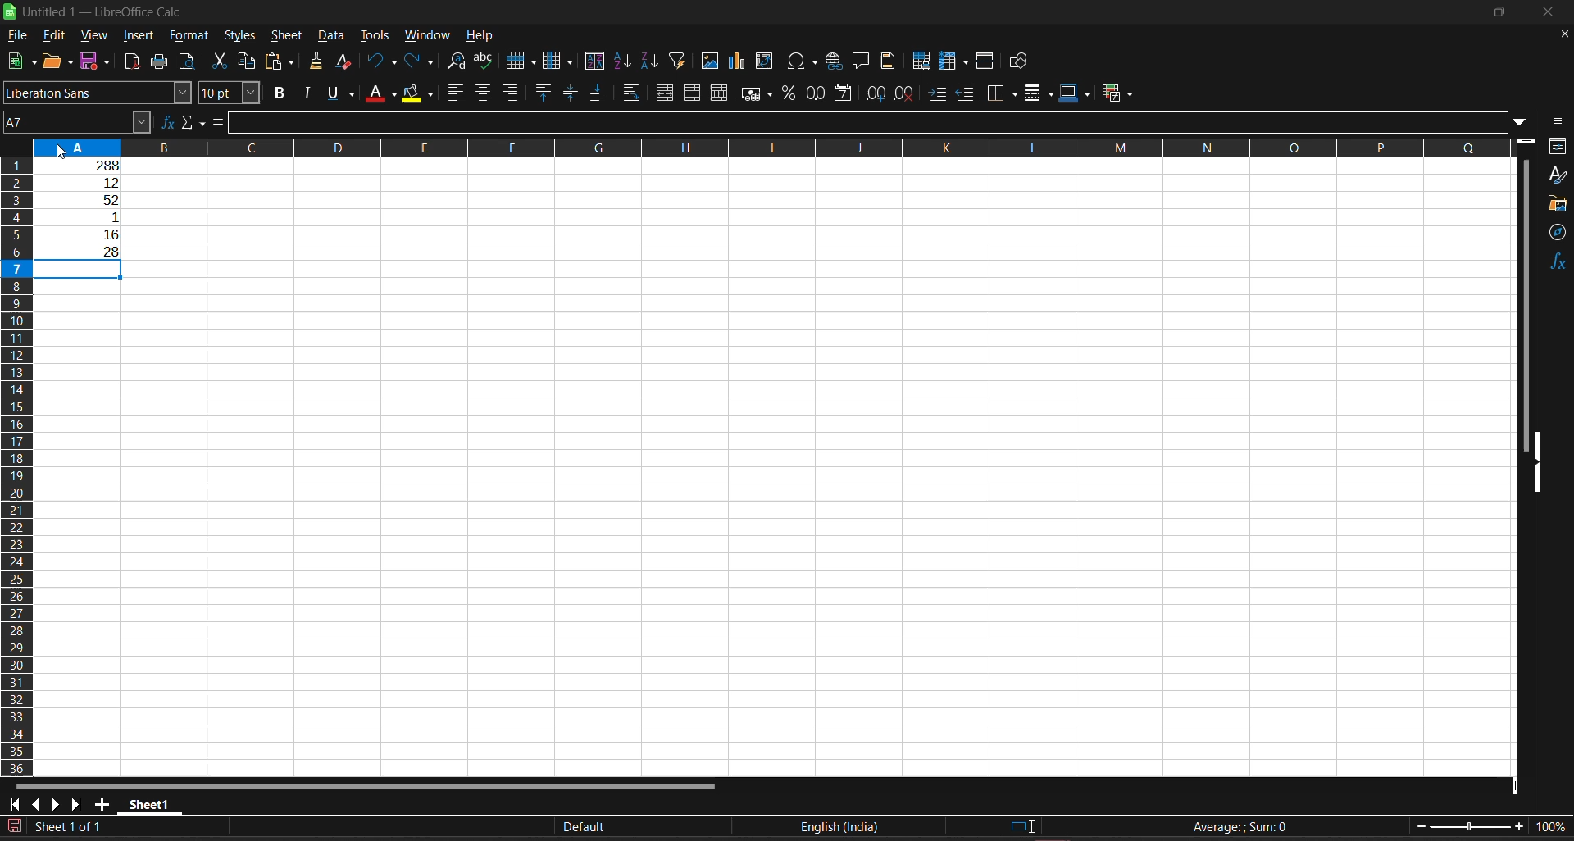 Image resolution: width=1574 pixels, height=841 pixels. I want to click on sheet name, so click(151, 802).